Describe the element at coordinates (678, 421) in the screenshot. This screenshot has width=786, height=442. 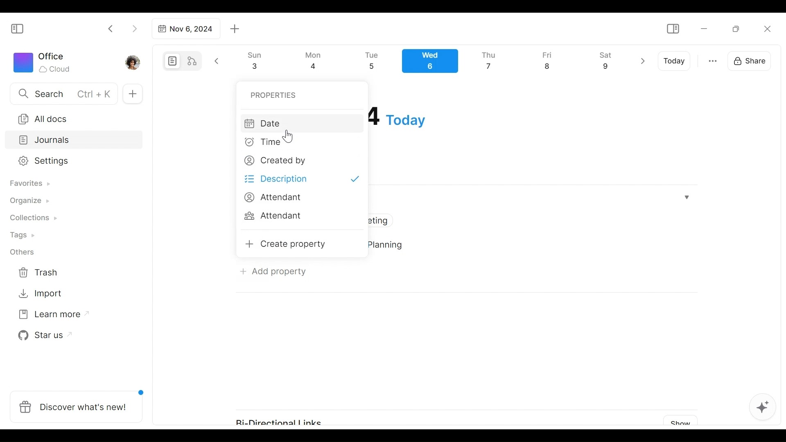
I see `Show` at that location.